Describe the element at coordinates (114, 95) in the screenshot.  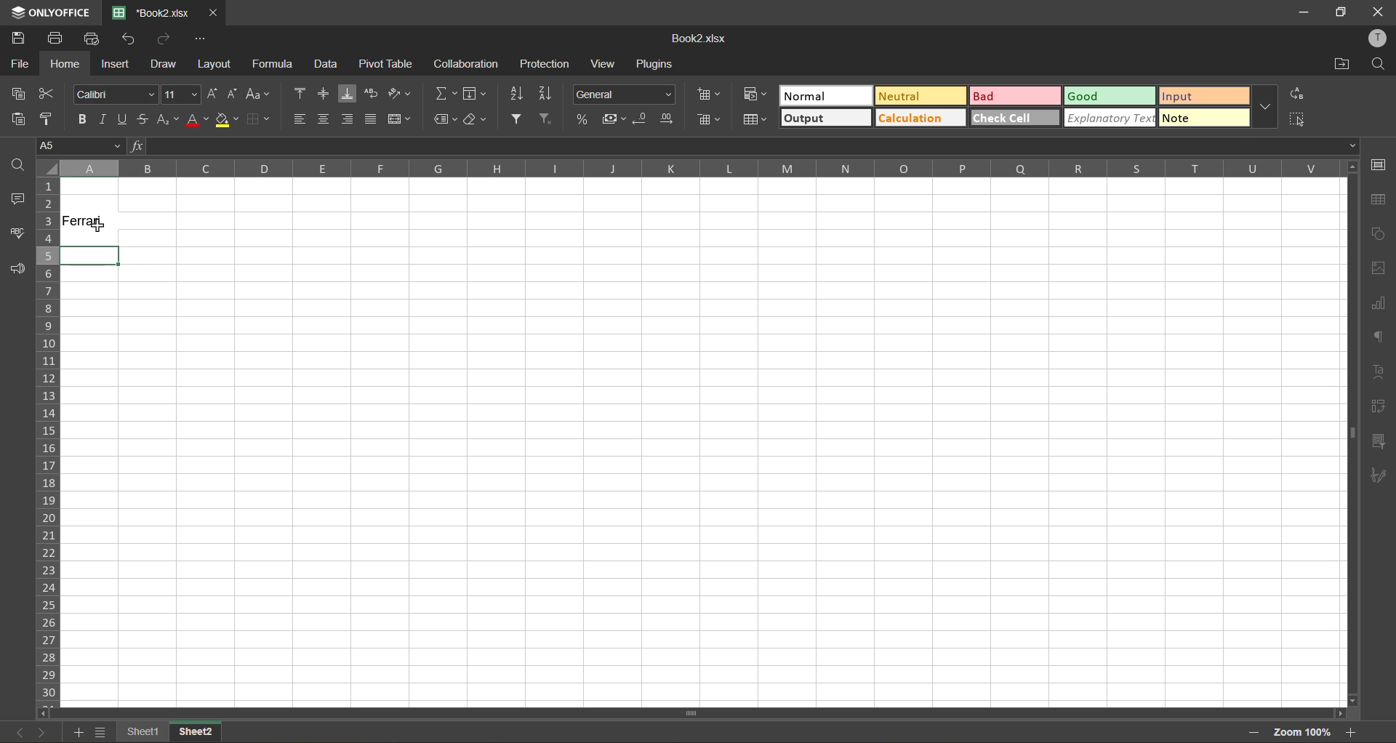
I see `font style` at that location.